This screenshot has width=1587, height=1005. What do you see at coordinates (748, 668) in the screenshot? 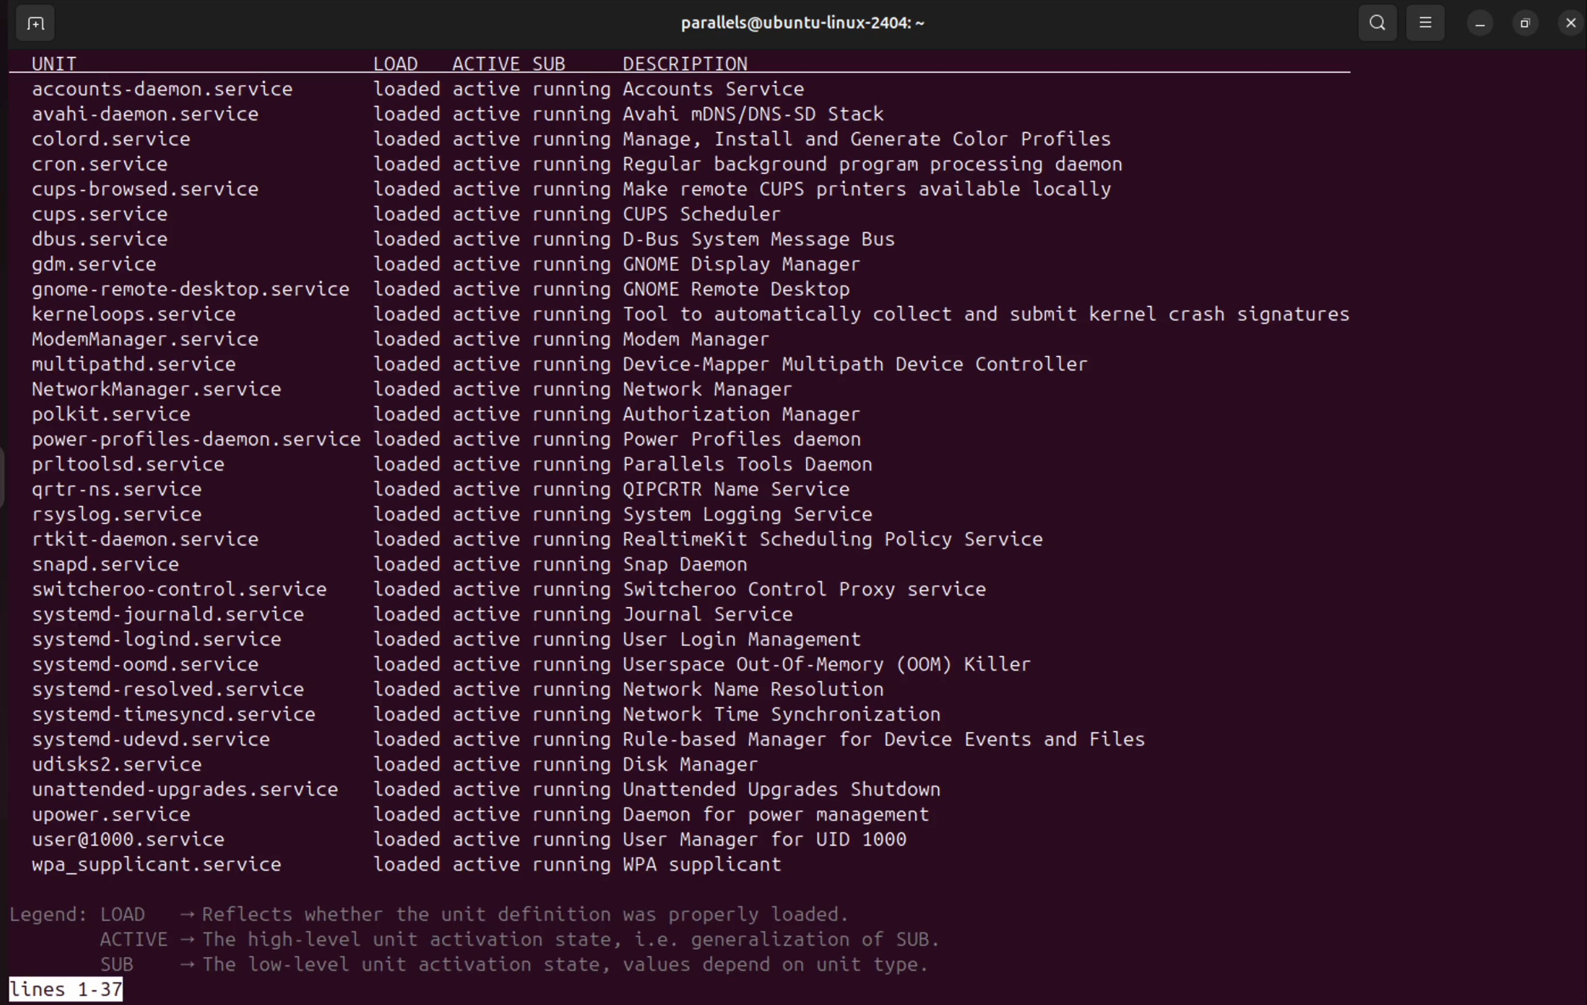
I see `active running ` at bounding box center [748, 668].